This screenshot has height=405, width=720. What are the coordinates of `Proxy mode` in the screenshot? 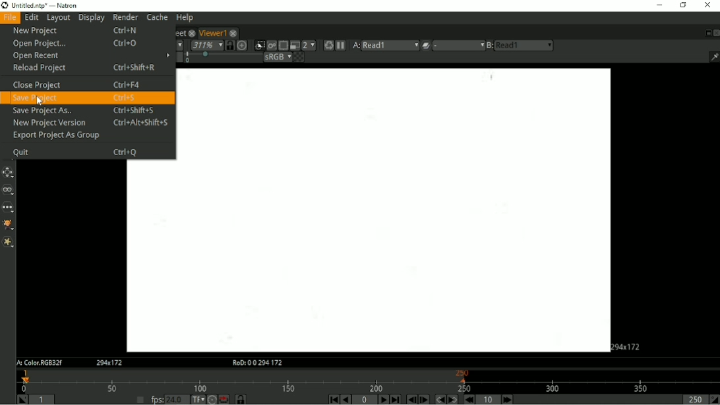 It's located at (295, 46).